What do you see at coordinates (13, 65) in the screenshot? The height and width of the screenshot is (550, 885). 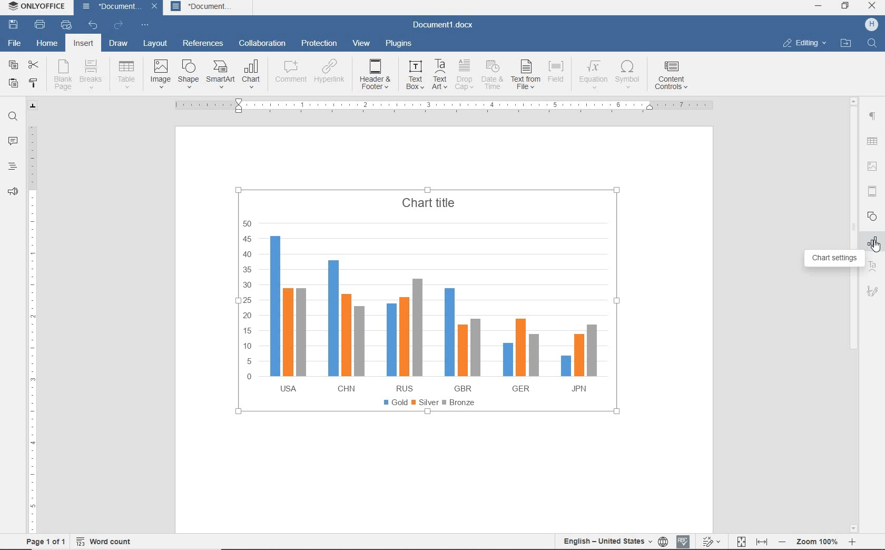 I see `copy` at bounding box center [13, 65].